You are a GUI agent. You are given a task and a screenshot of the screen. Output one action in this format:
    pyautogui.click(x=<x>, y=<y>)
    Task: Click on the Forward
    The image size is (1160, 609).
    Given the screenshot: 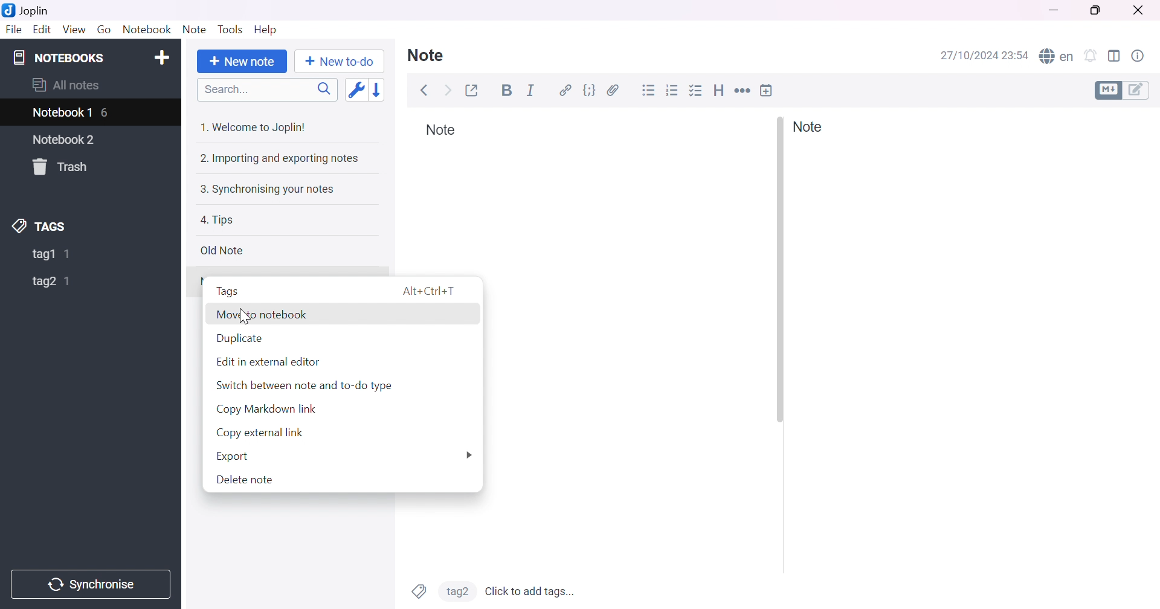 What is the action you would take?
    pyautogui.click(x=447, y=91)
    